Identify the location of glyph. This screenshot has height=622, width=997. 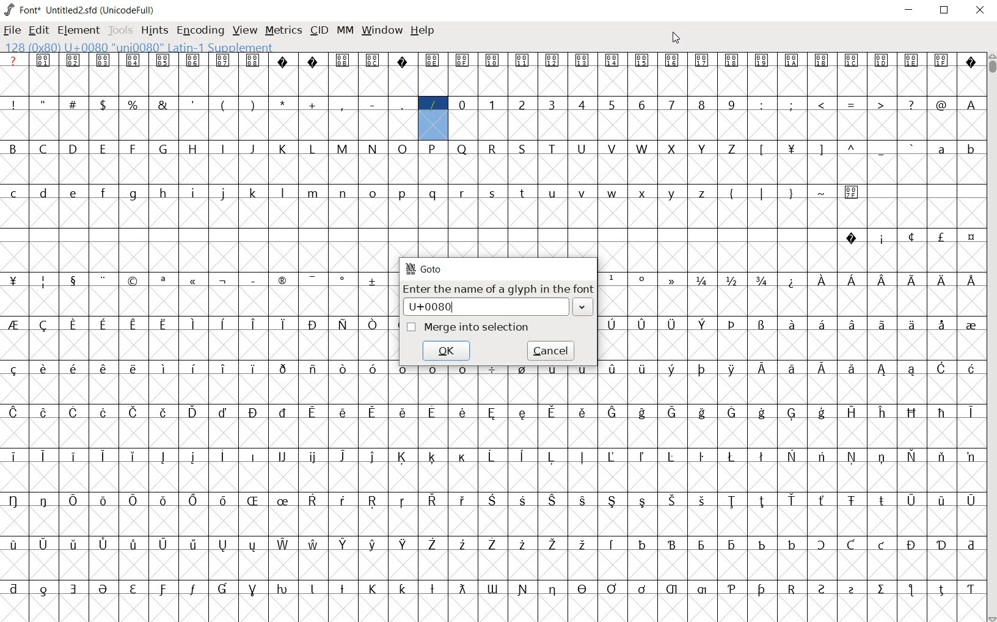
(103, 60).